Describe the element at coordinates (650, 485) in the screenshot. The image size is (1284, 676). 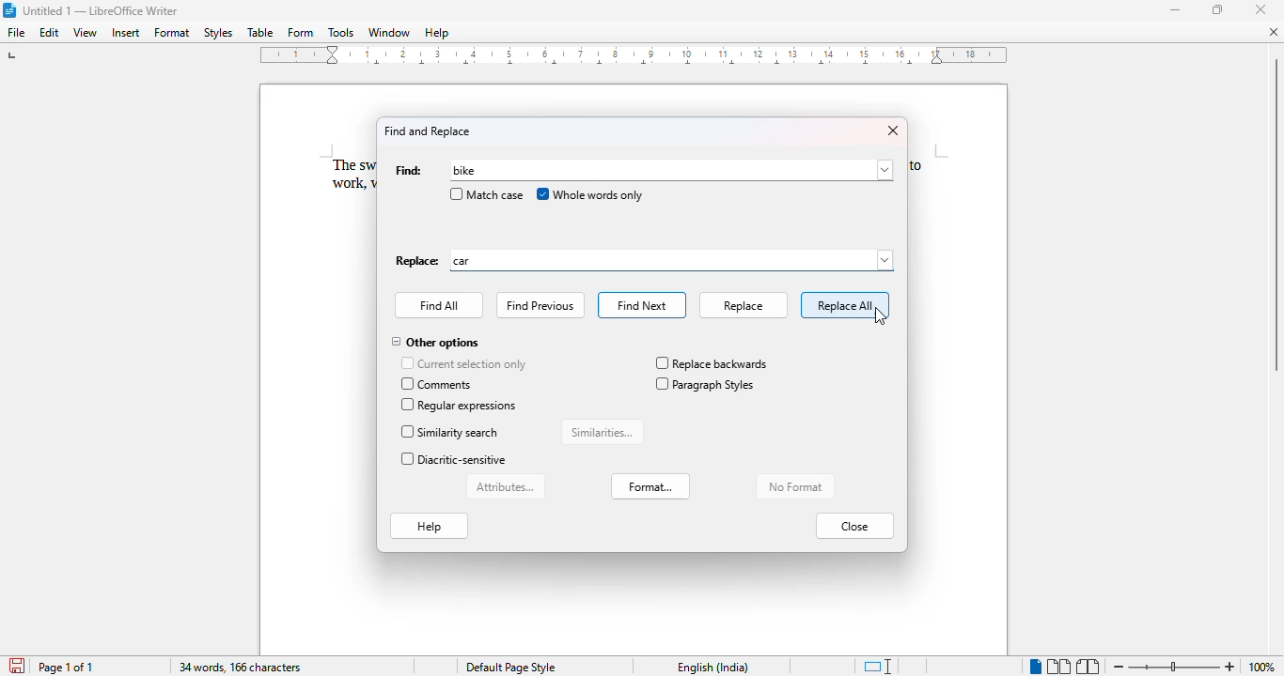
I see `format` at that location.